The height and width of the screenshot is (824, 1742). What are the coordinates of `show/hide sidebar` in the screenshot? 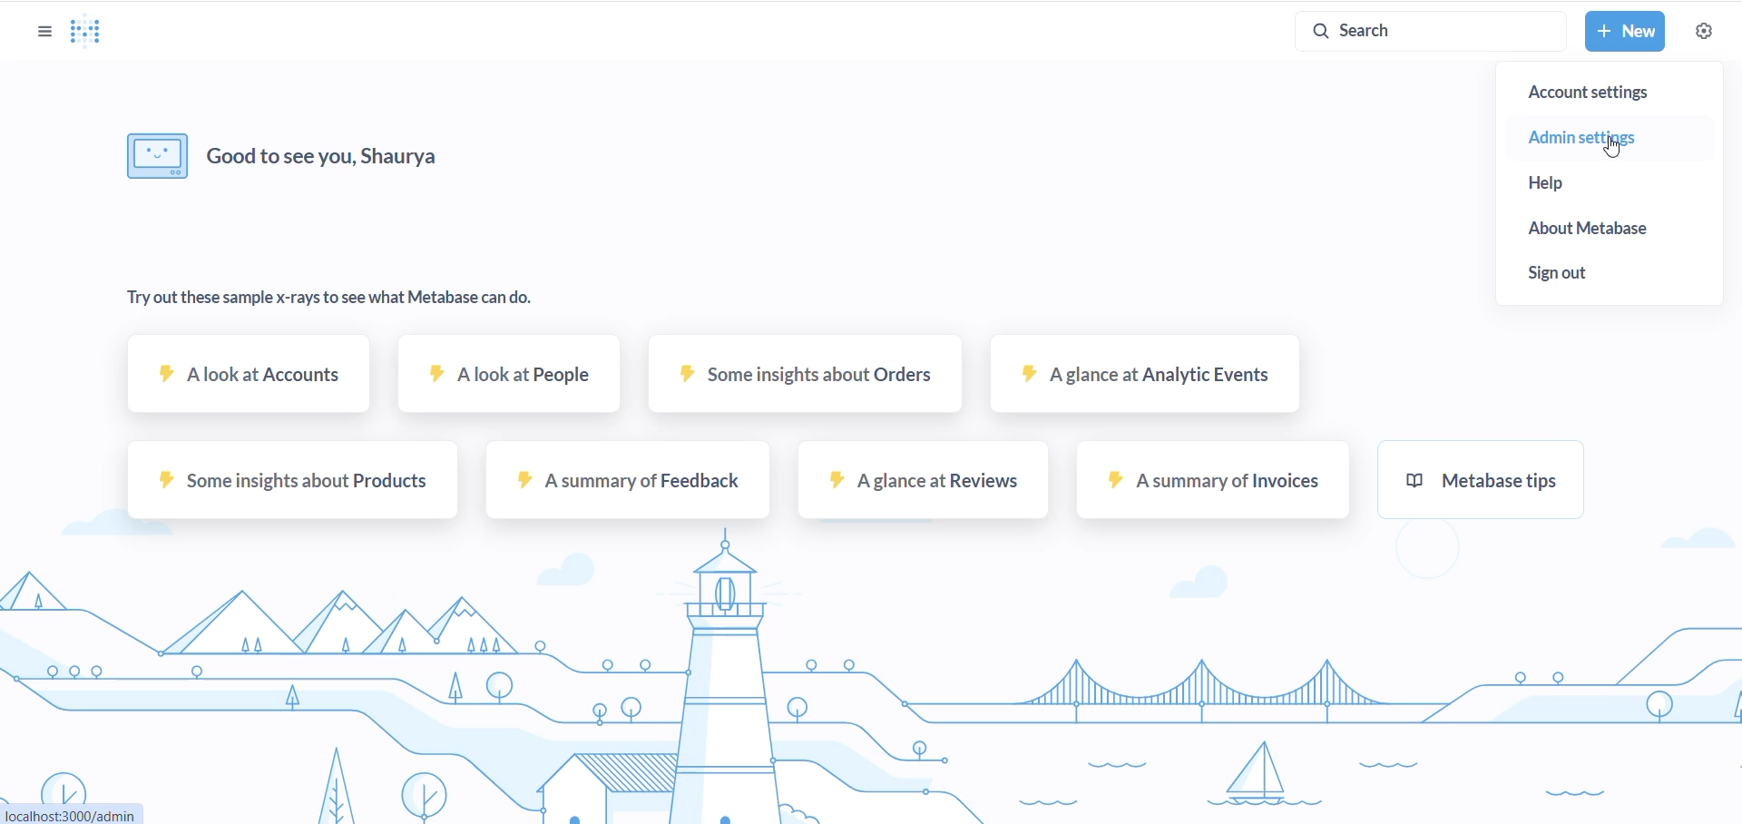 It's located at (40, 31).